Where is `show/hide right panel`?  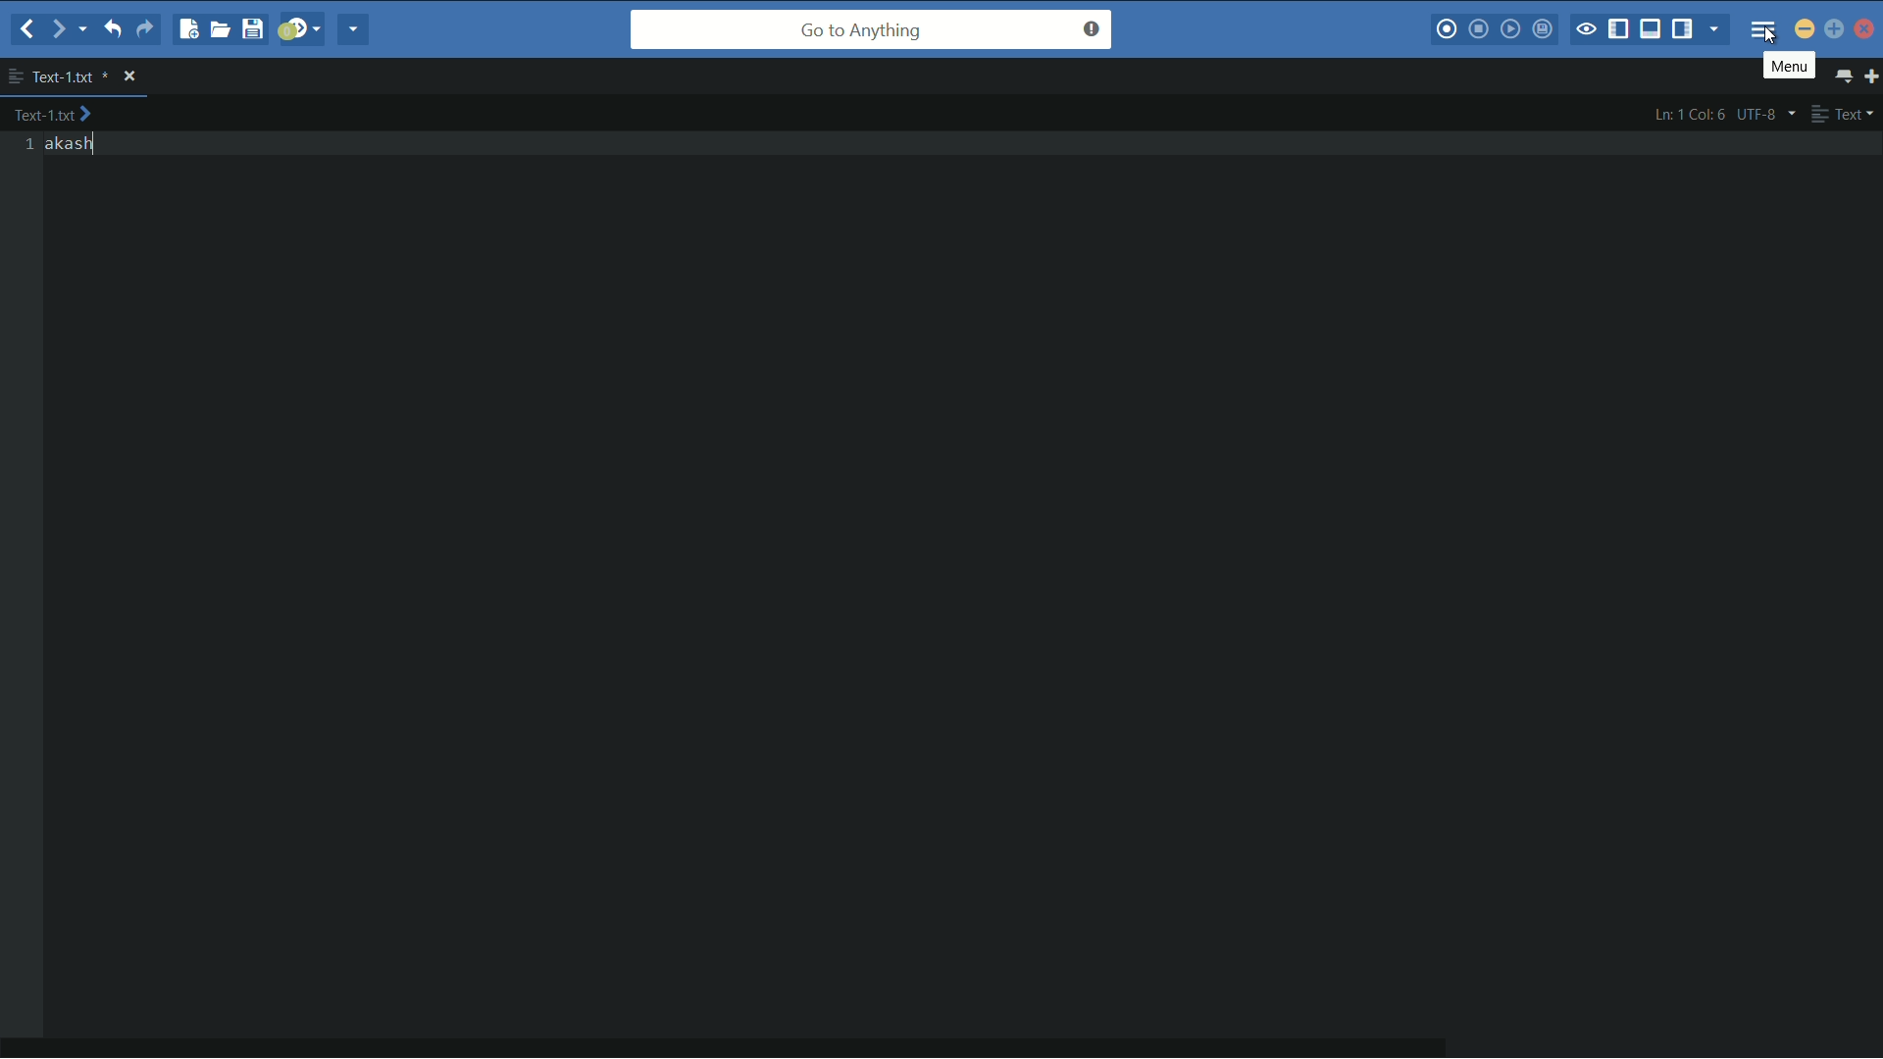
show/hide right panel is located at coordinates (1686, 29).